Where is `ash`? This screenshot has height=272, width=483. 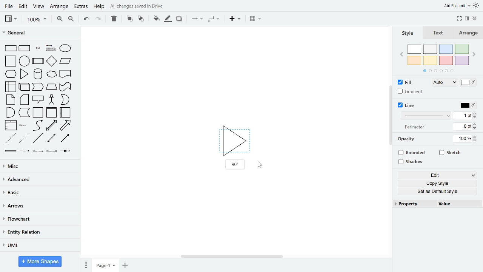
ash is located at coordinates (430, 49).